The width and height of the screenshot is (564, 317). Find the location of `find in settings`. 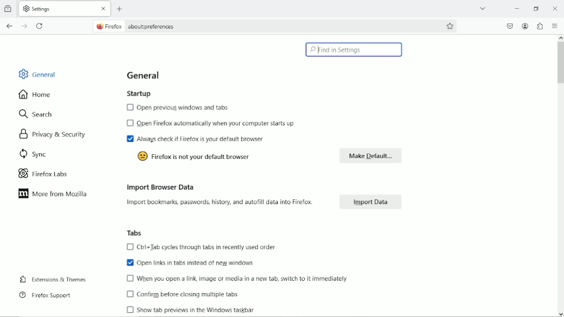

find in settings is located at coordinates (355, 50).